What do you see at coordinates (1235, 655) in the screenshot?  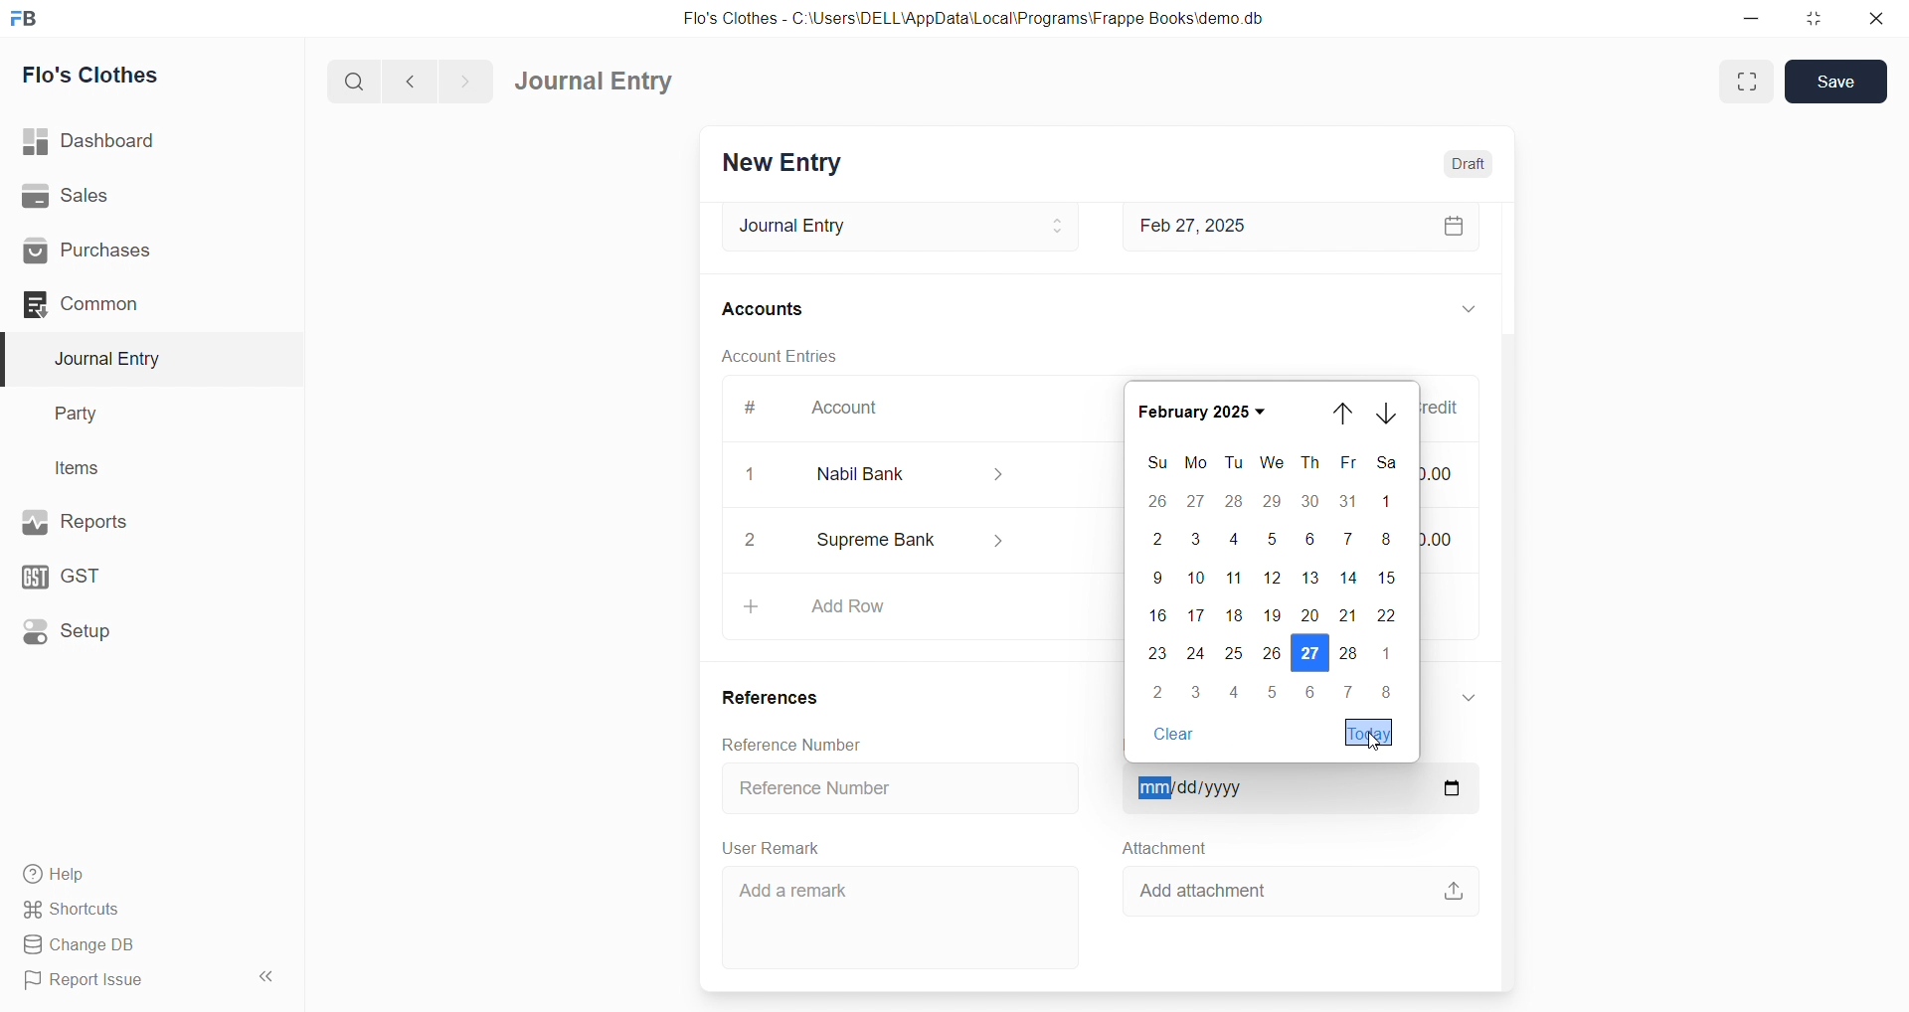 I see `26` at bounding box center [1235, 655].